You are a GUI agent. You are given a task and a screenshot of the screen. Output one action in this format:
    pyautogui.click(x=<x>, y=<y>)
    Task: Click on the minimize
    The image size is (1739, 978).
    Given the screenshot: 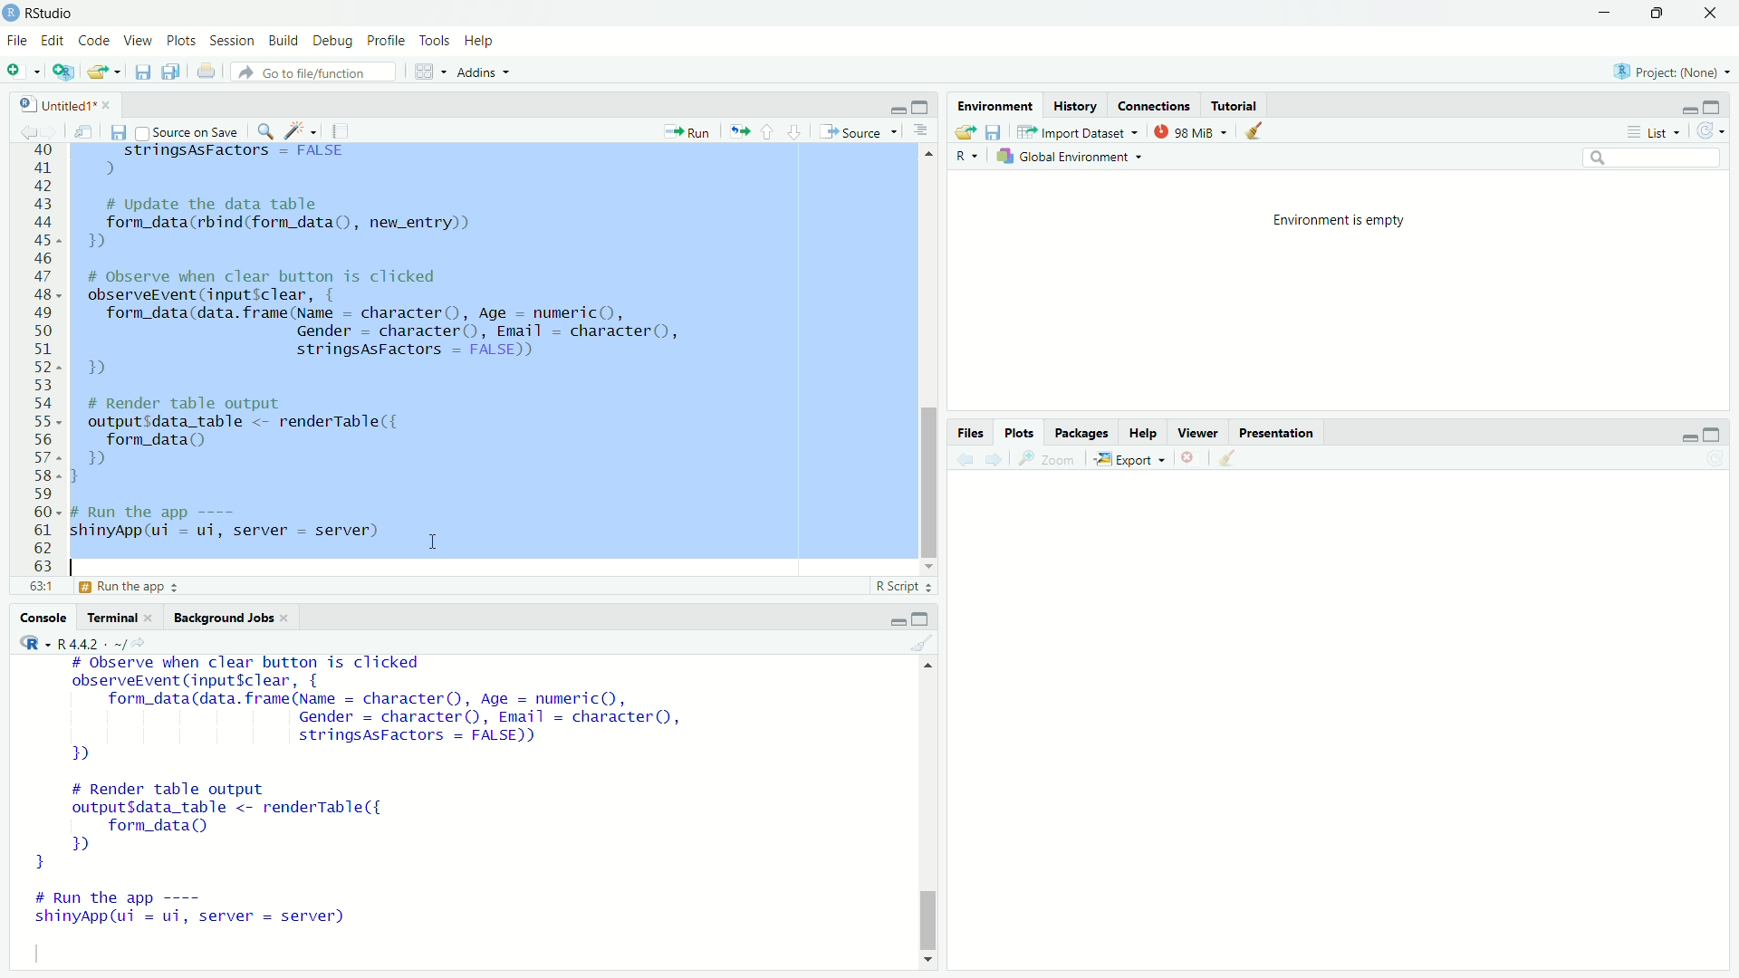 What is the action you would take?
    pyautogui.click(x=1682, y=432)
    